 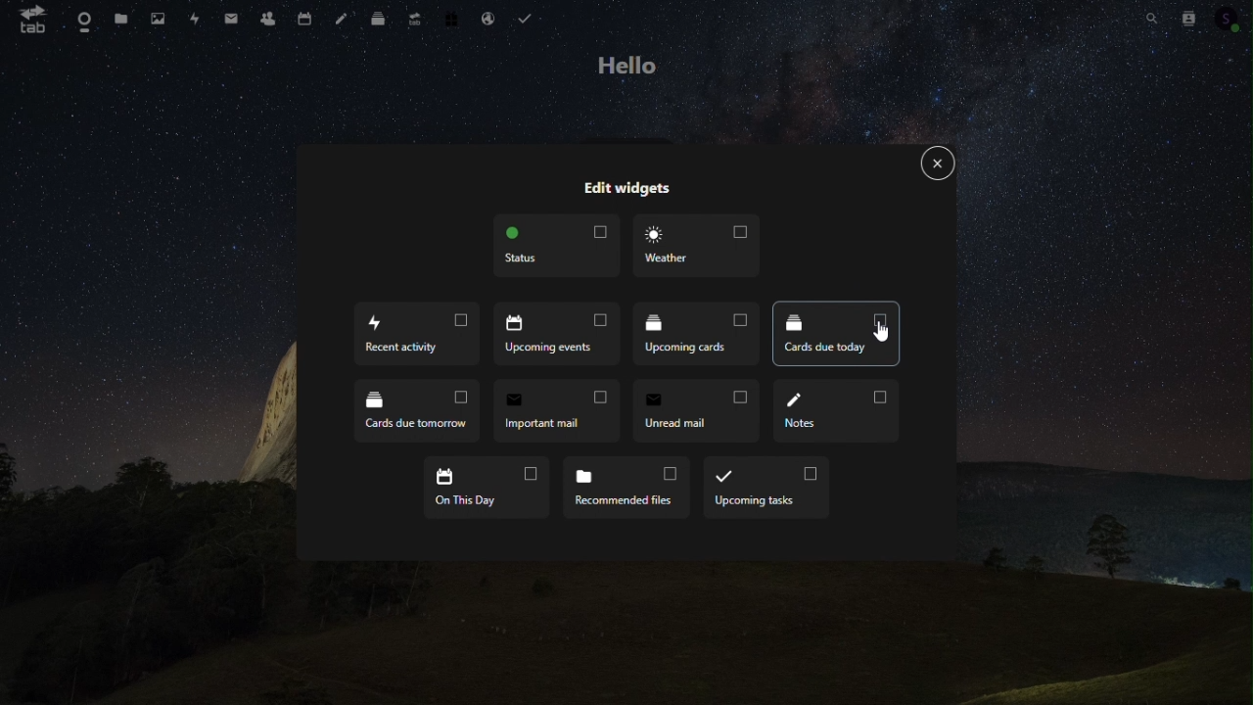 I want to click on Upgrade, so click(x=416, y=19).